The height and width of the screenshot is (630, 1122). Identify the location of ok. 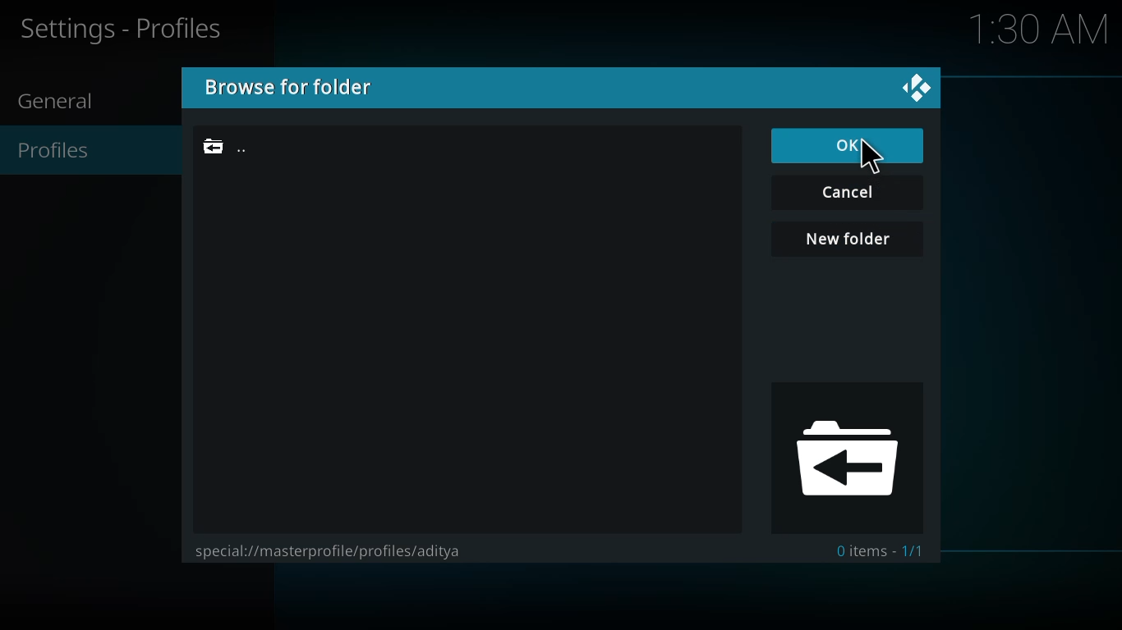
(850, 145).